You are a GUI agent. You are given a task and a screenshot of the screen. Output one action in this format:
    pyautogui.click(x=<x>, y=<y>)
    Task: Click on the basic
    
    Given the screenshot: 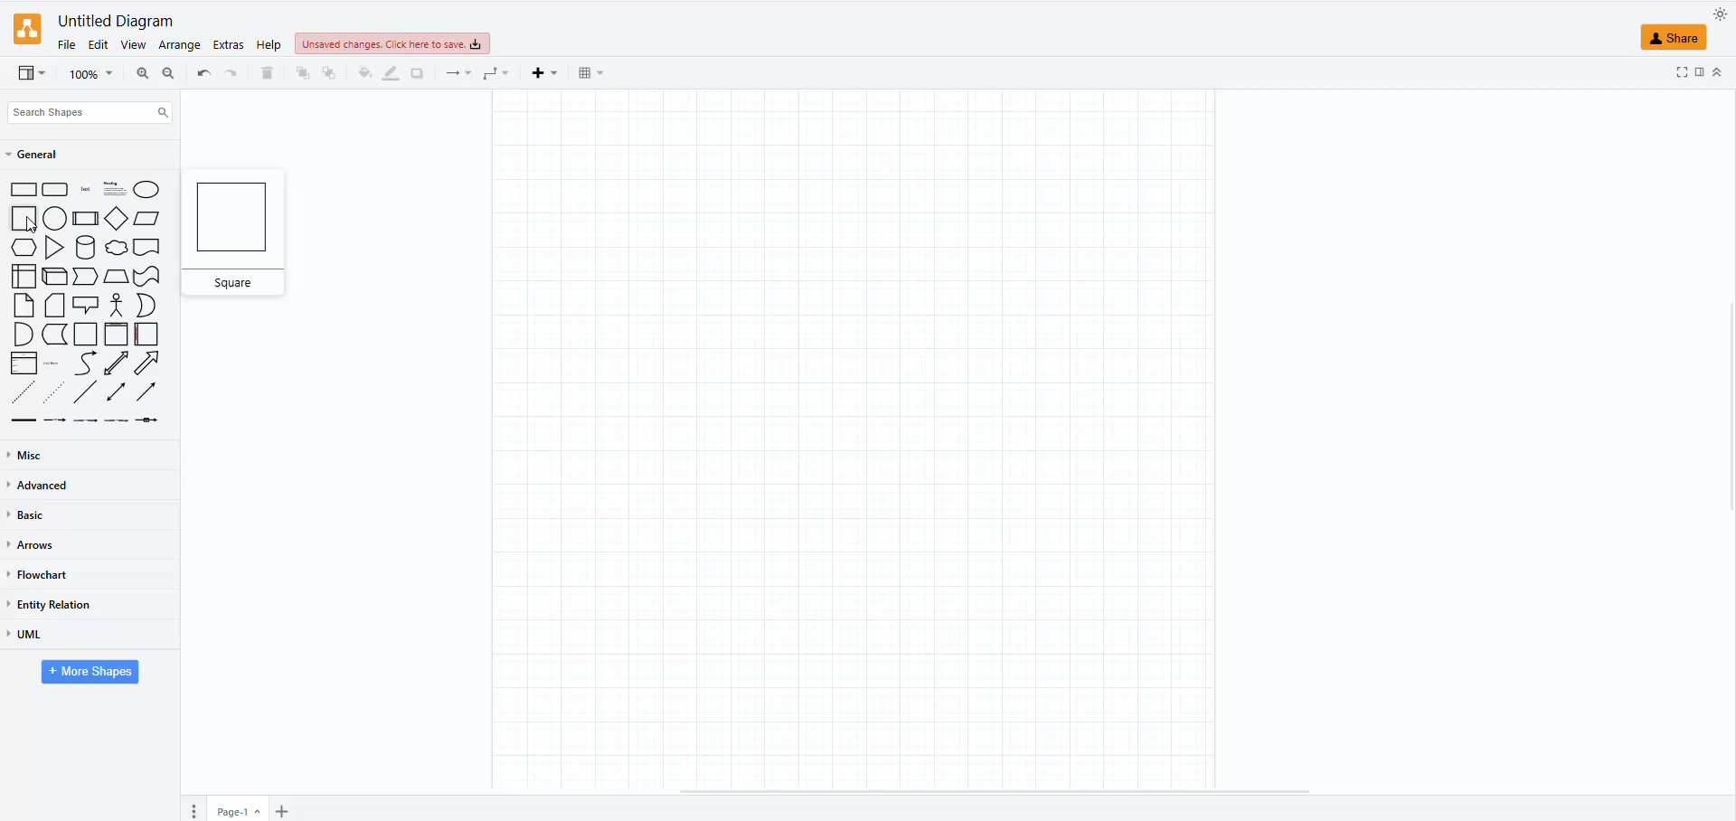 What is the action you would take?
    pyautogui.click(x=34, y=516)
    